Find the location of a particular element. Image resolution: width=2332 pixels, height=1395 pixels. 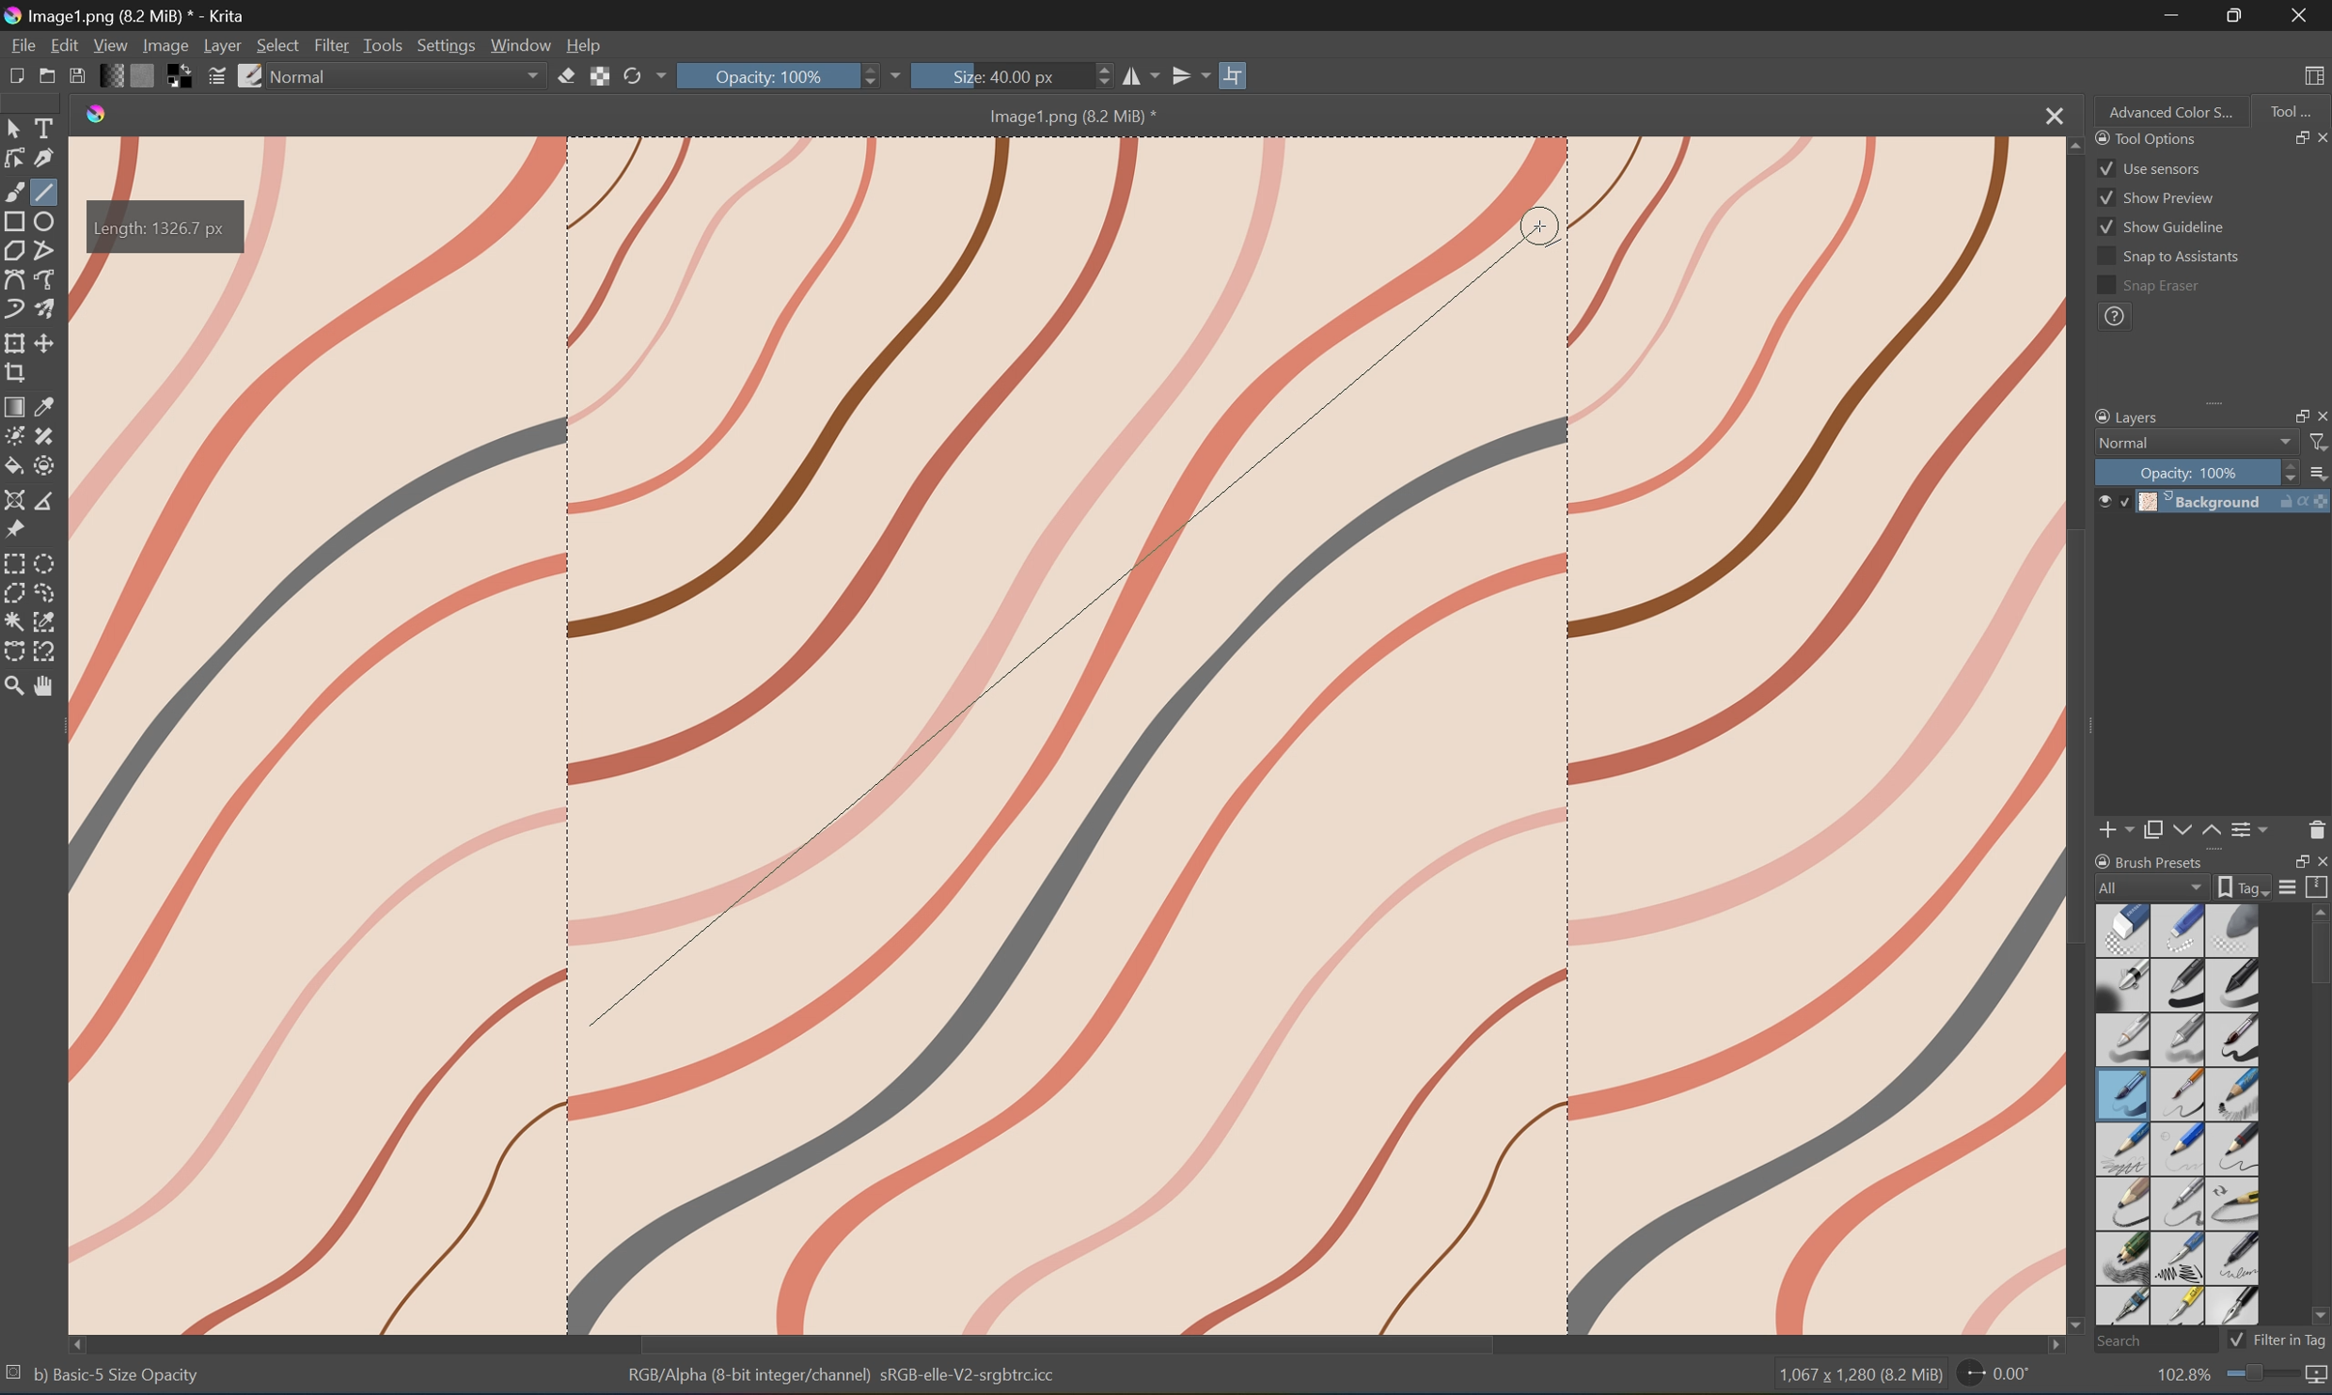

Thumbnail is located at coordinates (2317, 471).